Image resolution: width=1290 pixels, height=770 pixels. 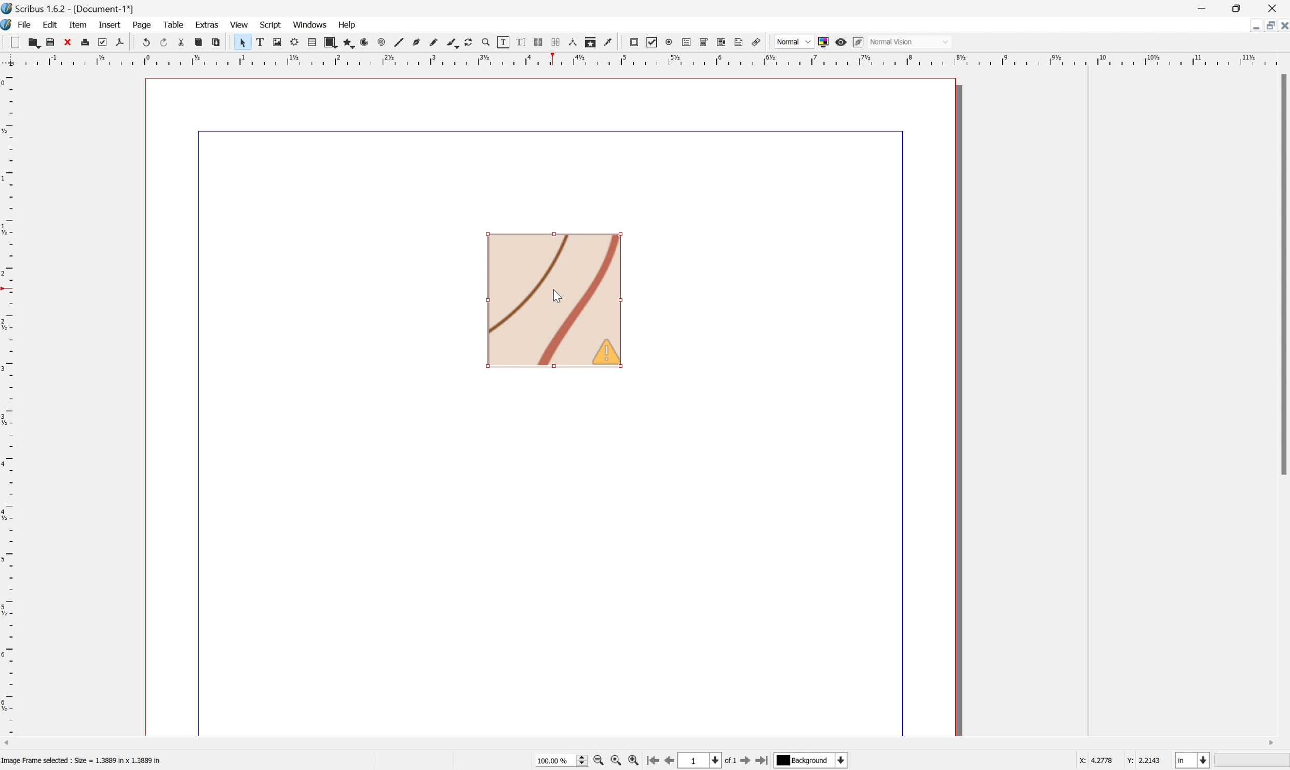 I want to click on Save, so click(x=51, y=42).